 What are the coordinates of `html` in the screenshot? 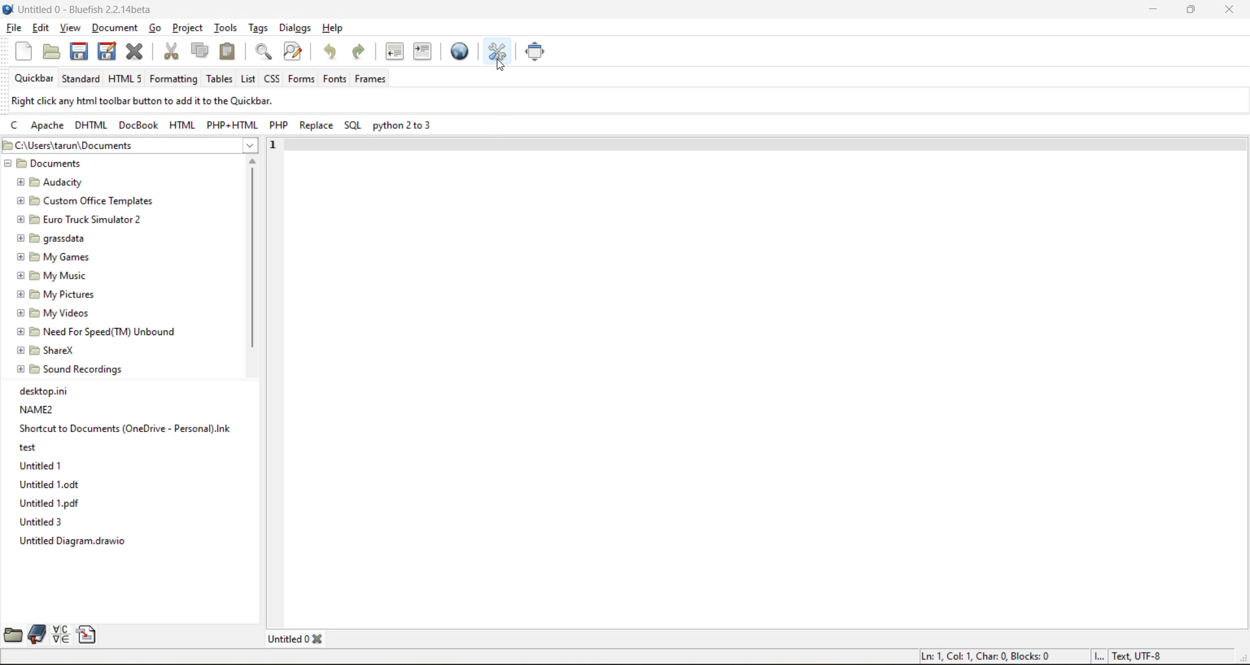 It's located at (182, 124).